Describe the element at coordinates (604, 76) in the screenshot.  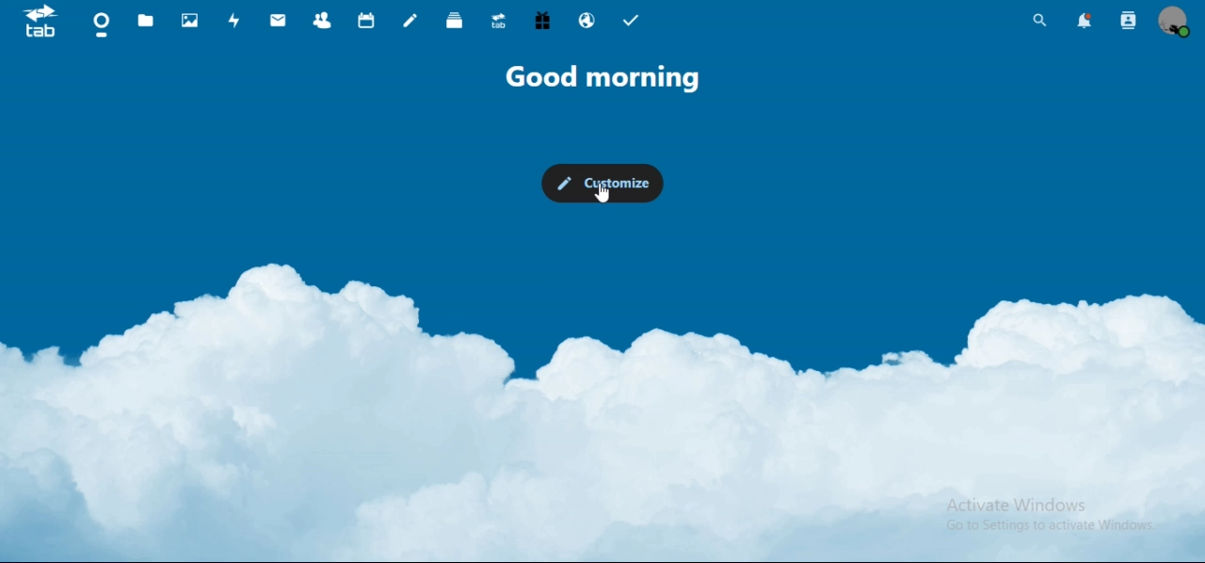
I see `good morning` at that location.